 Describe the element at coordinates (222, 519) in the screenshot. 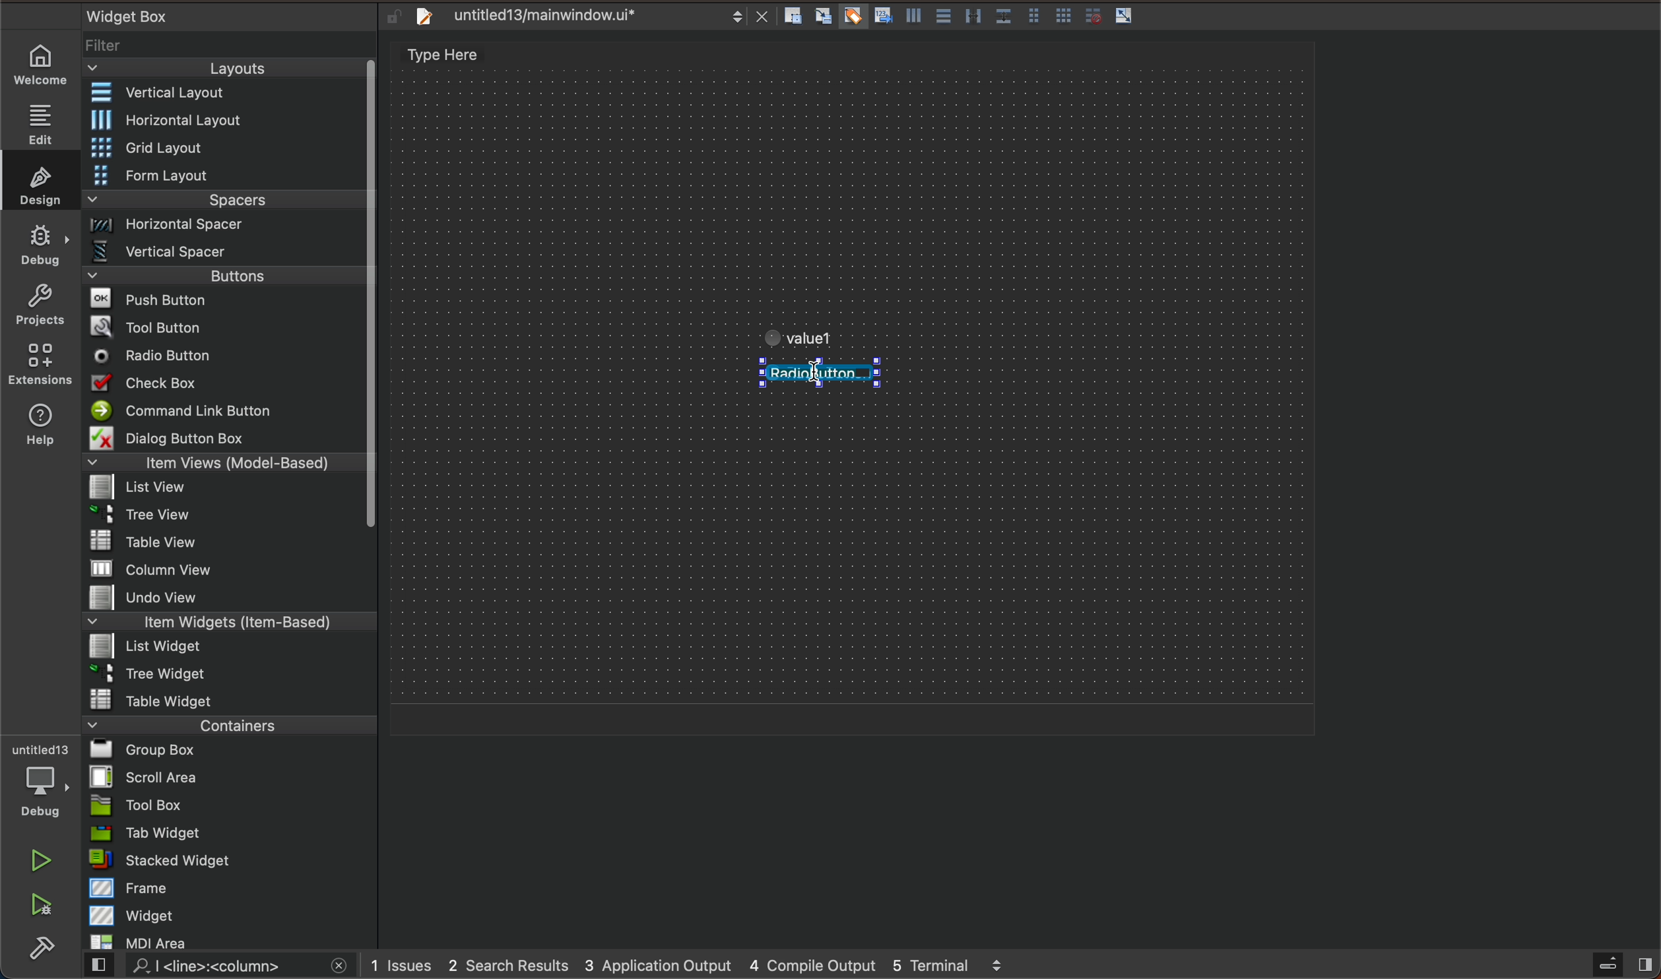

I see `` at that location.